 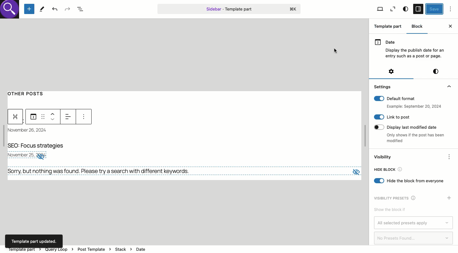 What do you see at coordinates (38, 146) in the screenshot?
I see `Title` at bounding box center [38, 146].